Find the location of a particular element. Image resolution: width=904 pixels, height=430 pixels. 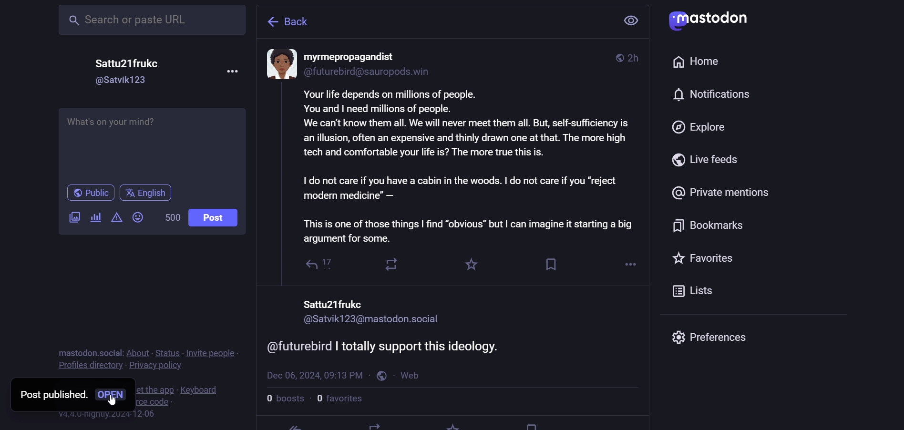

nam is located at coordinates (336, 303).